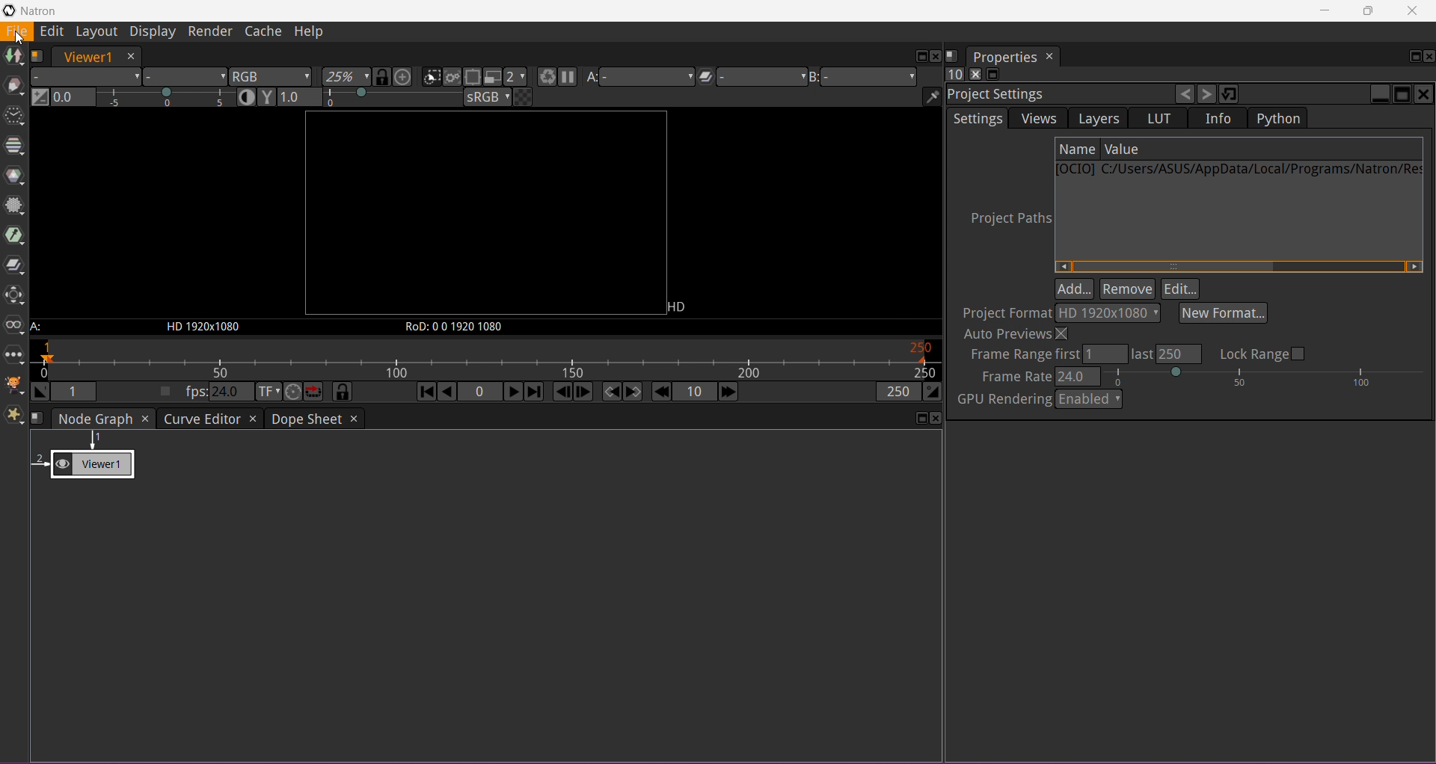 Image resolution: width=1436 pixels, height=764 pixels. Describe the element at coordinates (533, 392) in the screenshot. I see `Last frame` at that location.